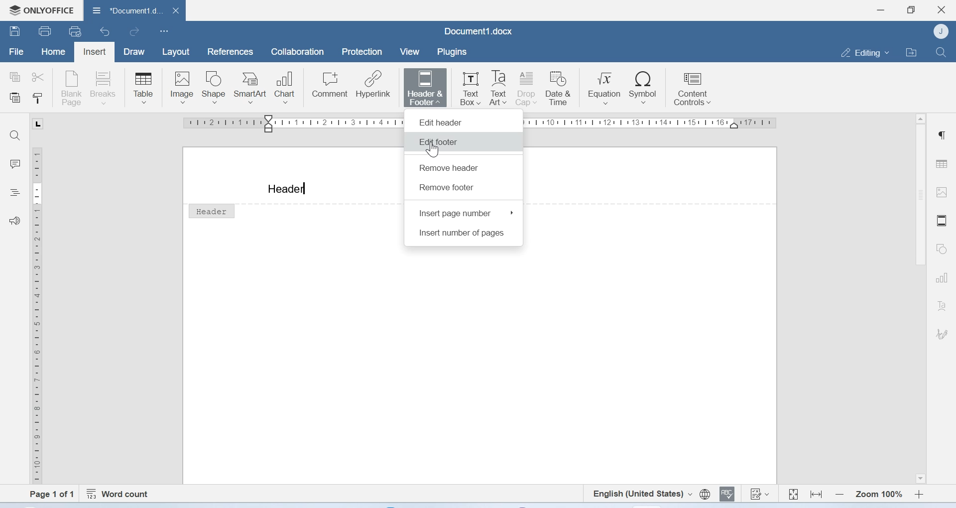 This screenshot has width=956, height=508. What do you see at coordinates (106, 87) in the screenshot?
I see `Breaks` at bounding box center [106, 87].